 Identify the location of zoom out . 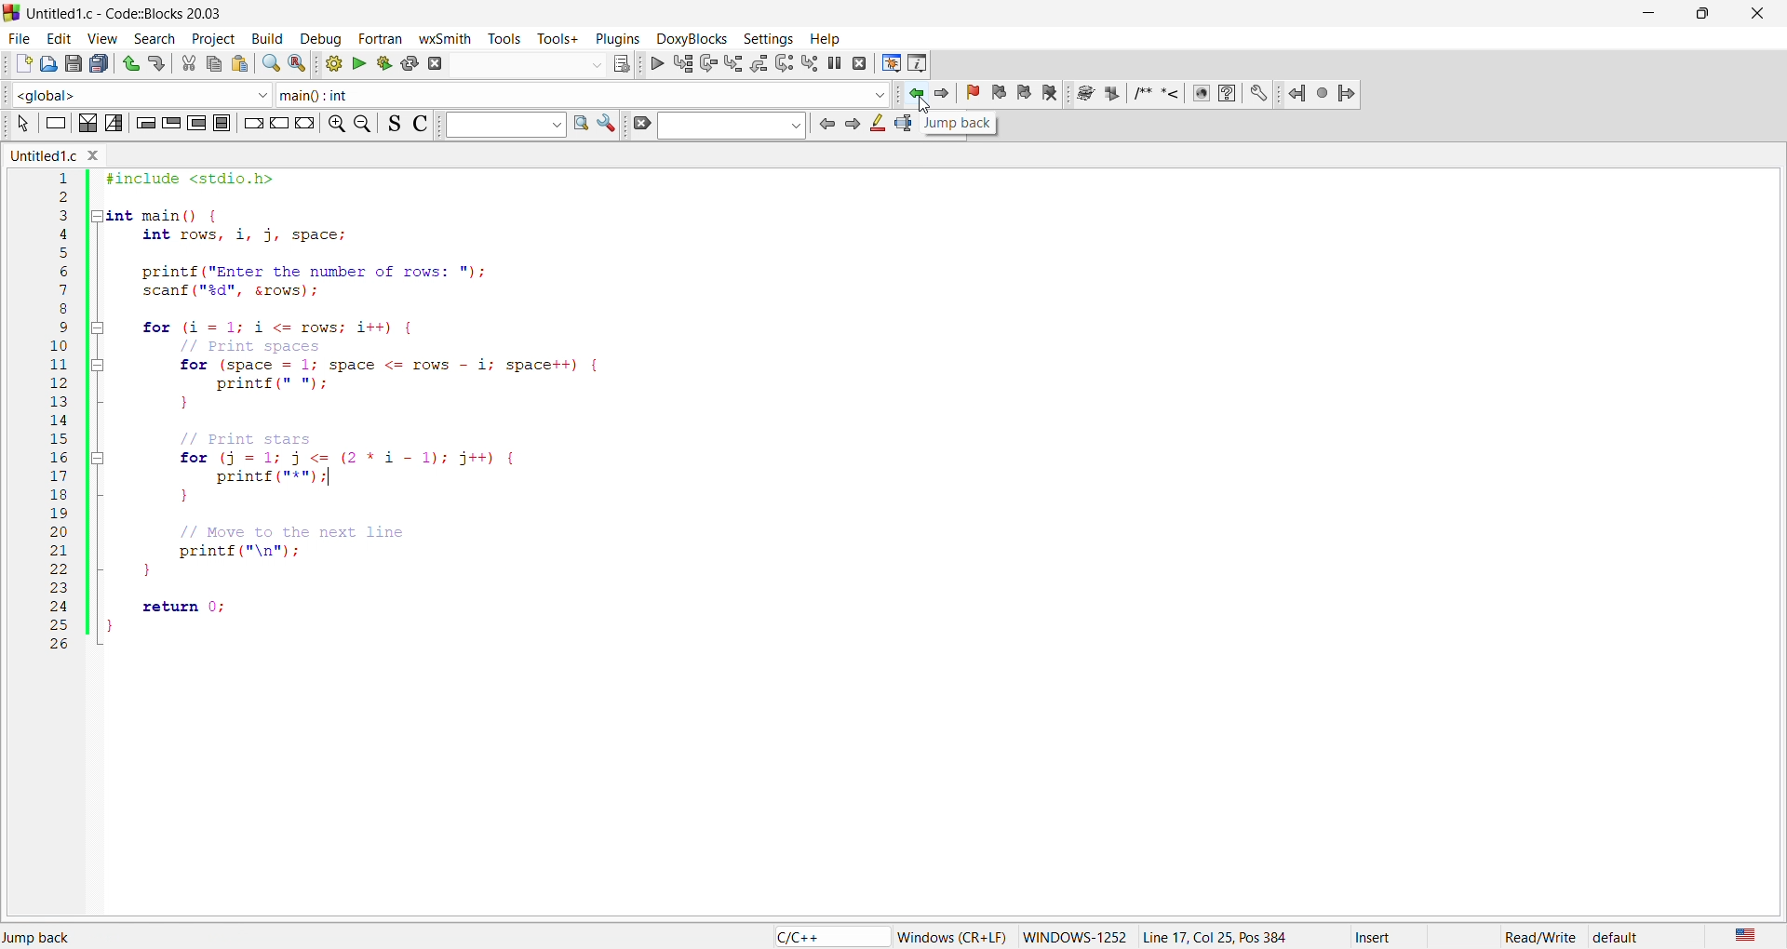
(365, 124).